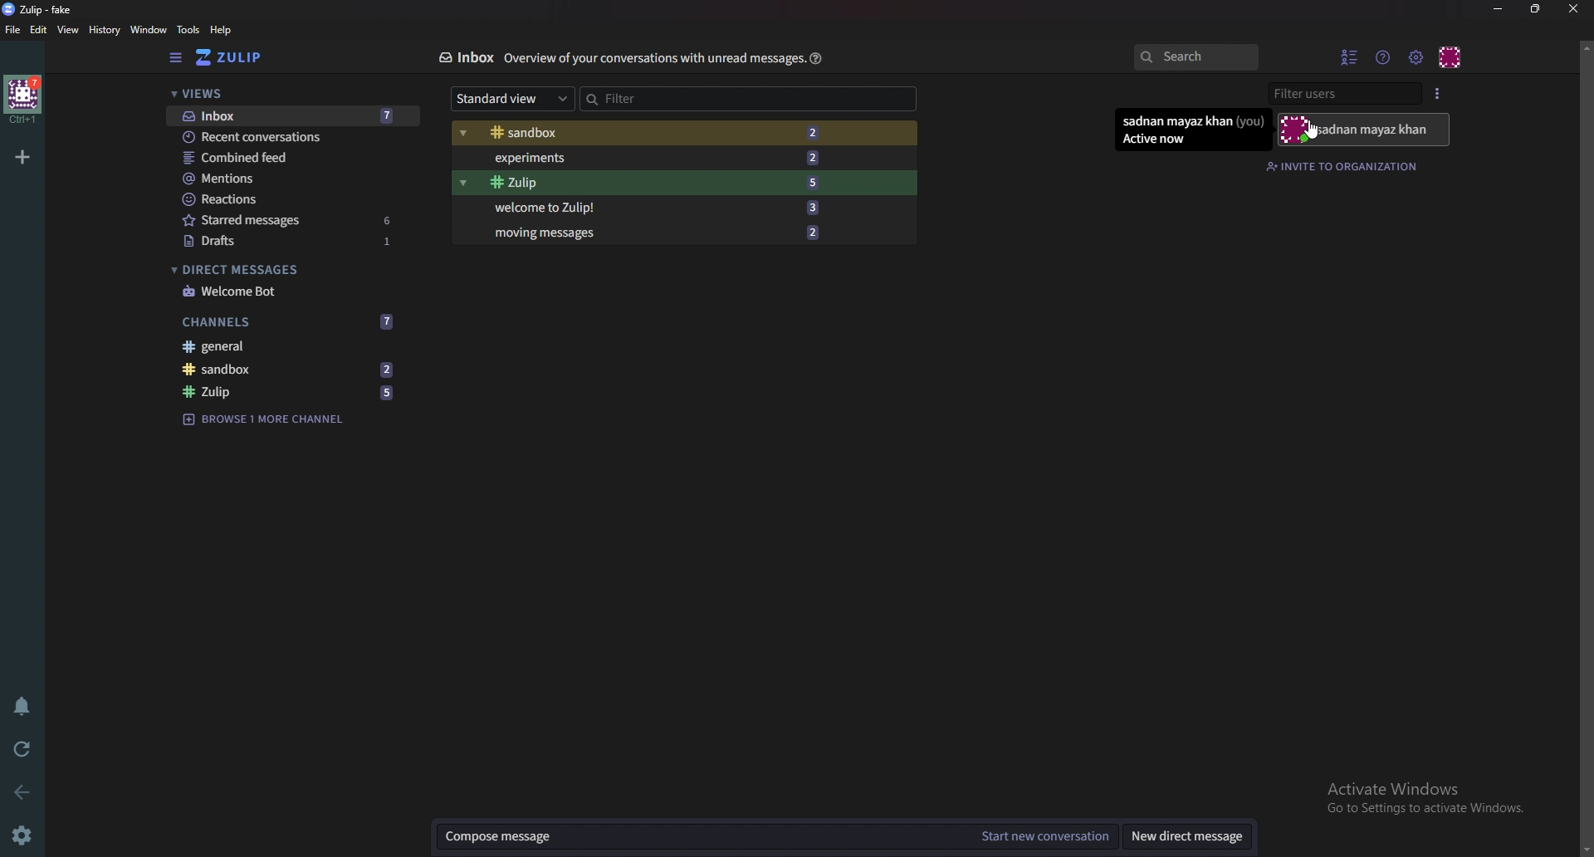 The image size is (1594, 857). What do you see at coordinates (1186, 837) in the screenshot?
I see `New direct message` at bounding box center [1186, 837].